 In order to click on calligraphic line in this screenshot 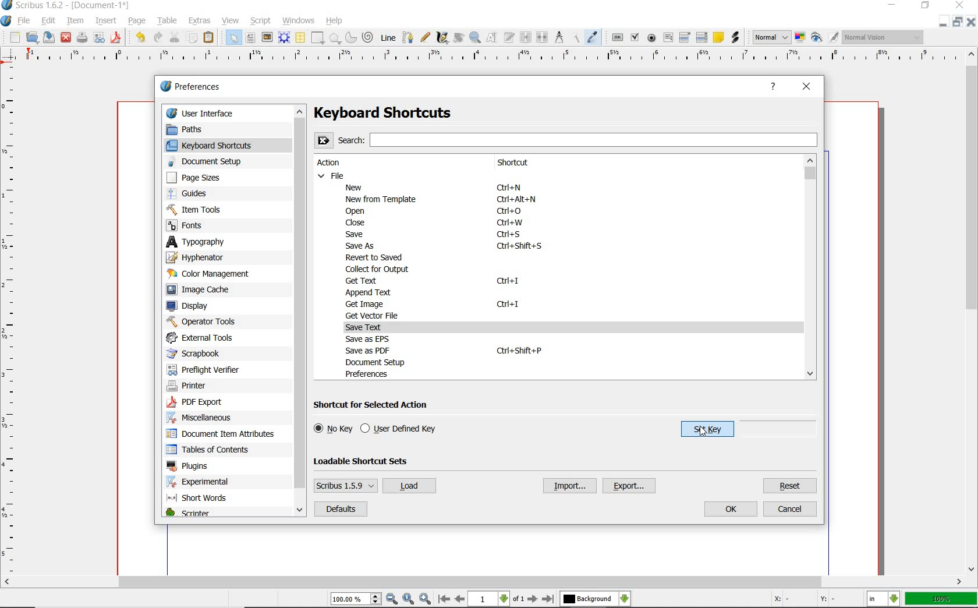, I will do `click(443, 38)`.